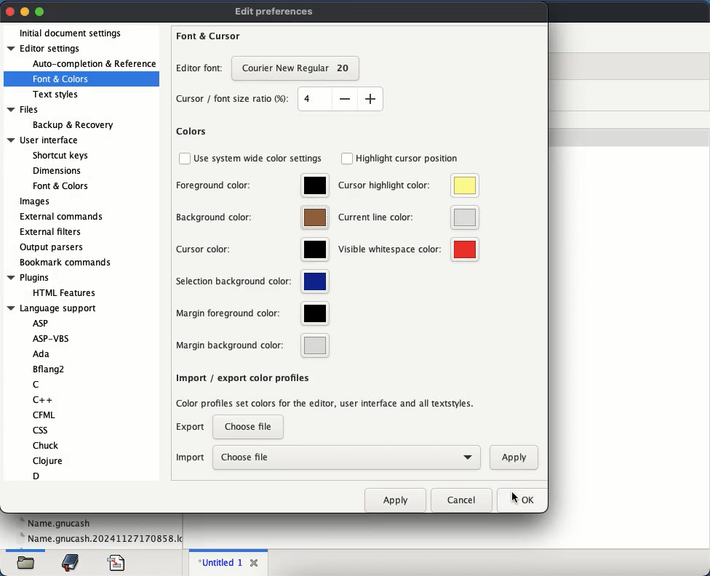 This screenshot has height=576, width=710. I want to click on cancel, so click(463, 499).